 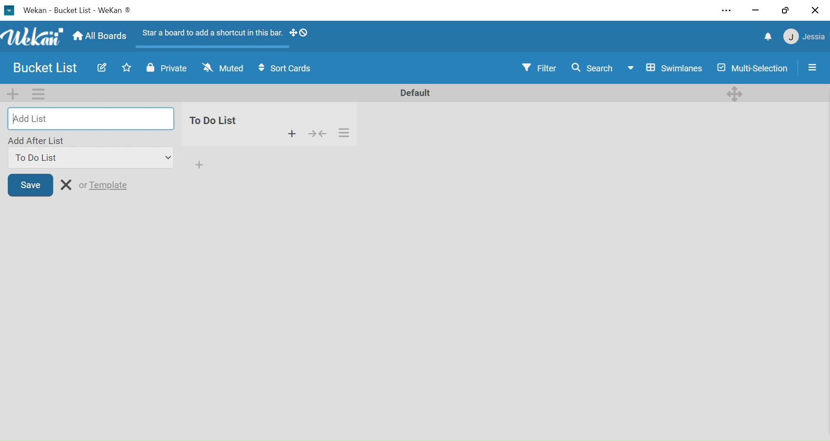 What do you see at coordinates (728, 11) in the screenshot?
I see `Settings and more` at bounding box center [728, 11].